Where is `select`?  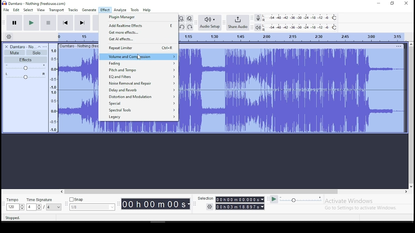
select is located at coordinates (28, 10).